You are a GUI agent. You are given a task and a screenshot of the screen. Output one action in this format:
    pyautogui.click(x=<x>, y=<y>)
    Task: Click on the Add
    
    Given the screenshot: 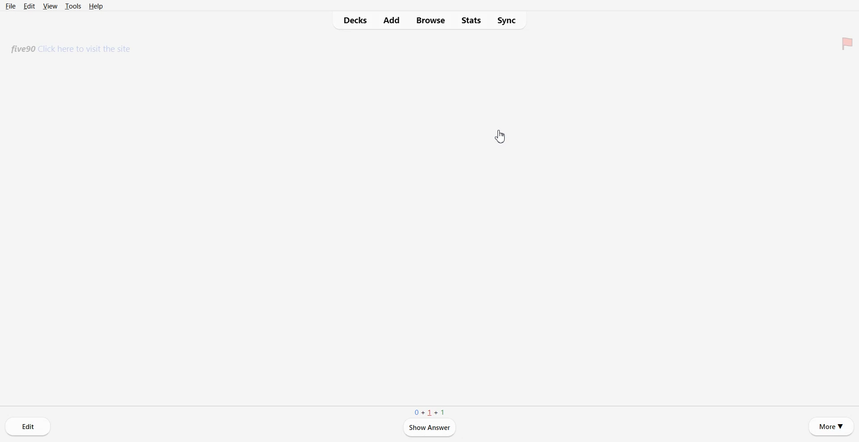 What is the action you would take?
    pyautogui.click(x=391, y=21)
    